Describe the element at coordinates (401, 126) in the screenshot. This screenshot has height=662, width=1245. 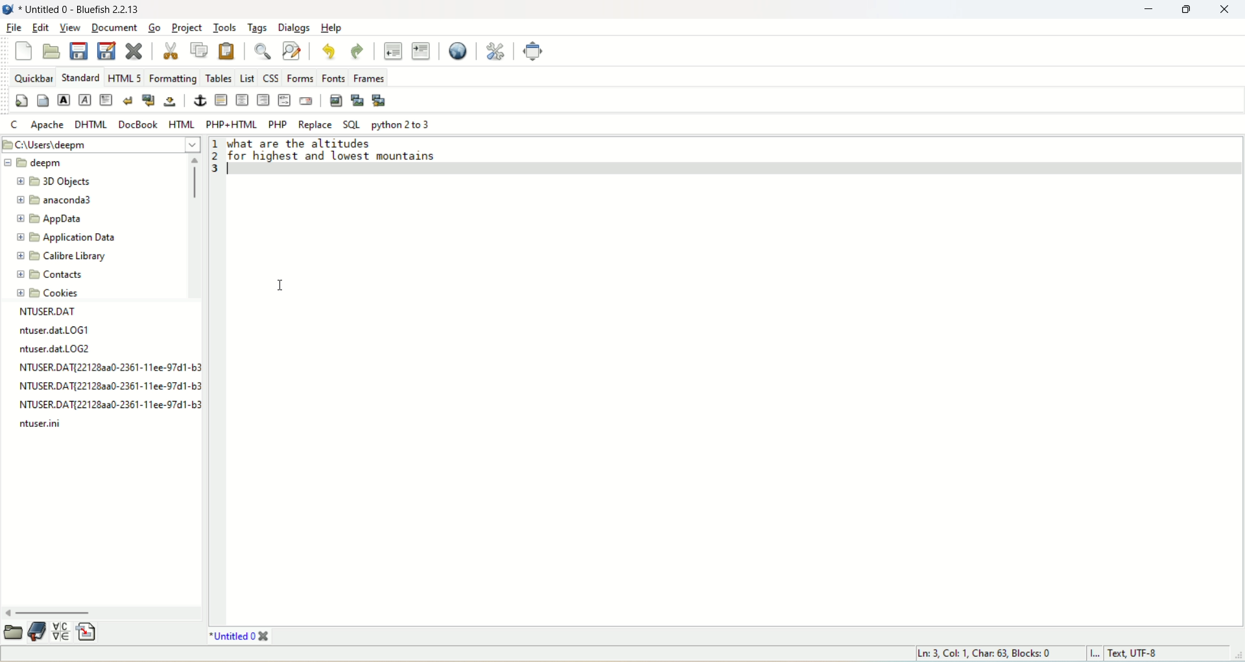
I see `python 2 to 3` at that location.